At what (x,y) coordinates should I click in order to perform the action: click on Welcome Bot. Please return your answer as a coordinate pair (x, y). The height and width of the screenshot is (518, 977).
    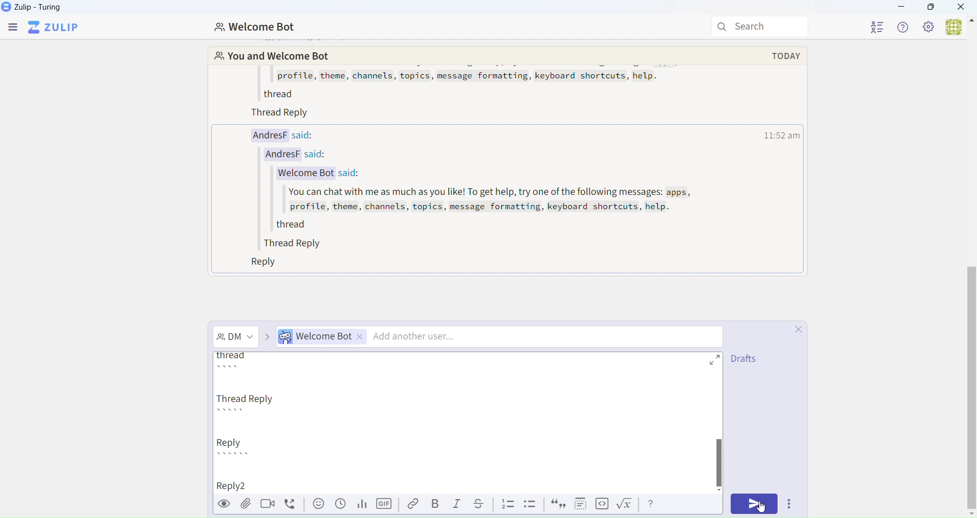
    Looking at the image, I should click on (257, 28).